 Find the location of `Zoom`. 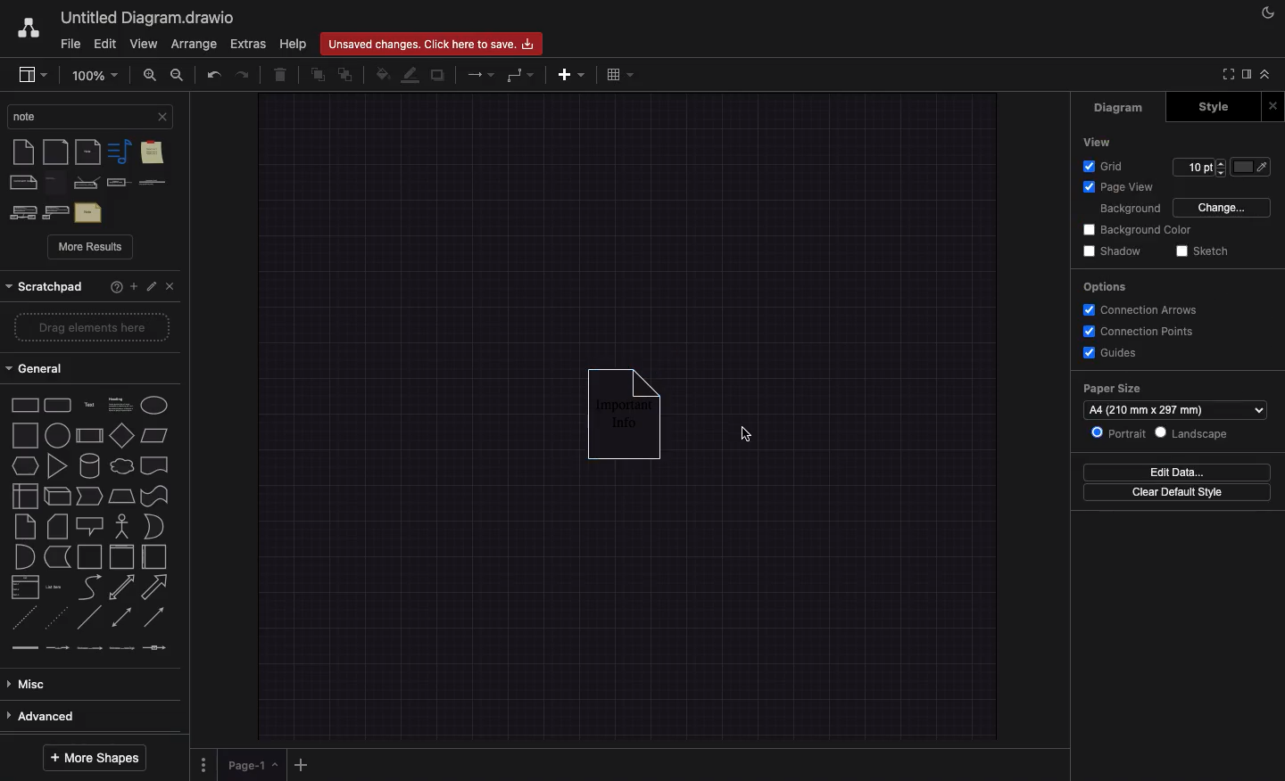

Zoom is located at coordinates (94, 74).